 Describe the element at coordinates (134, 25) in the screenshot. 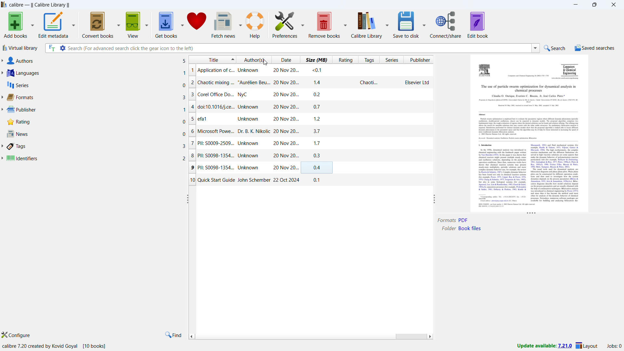

I see `view` at that location.